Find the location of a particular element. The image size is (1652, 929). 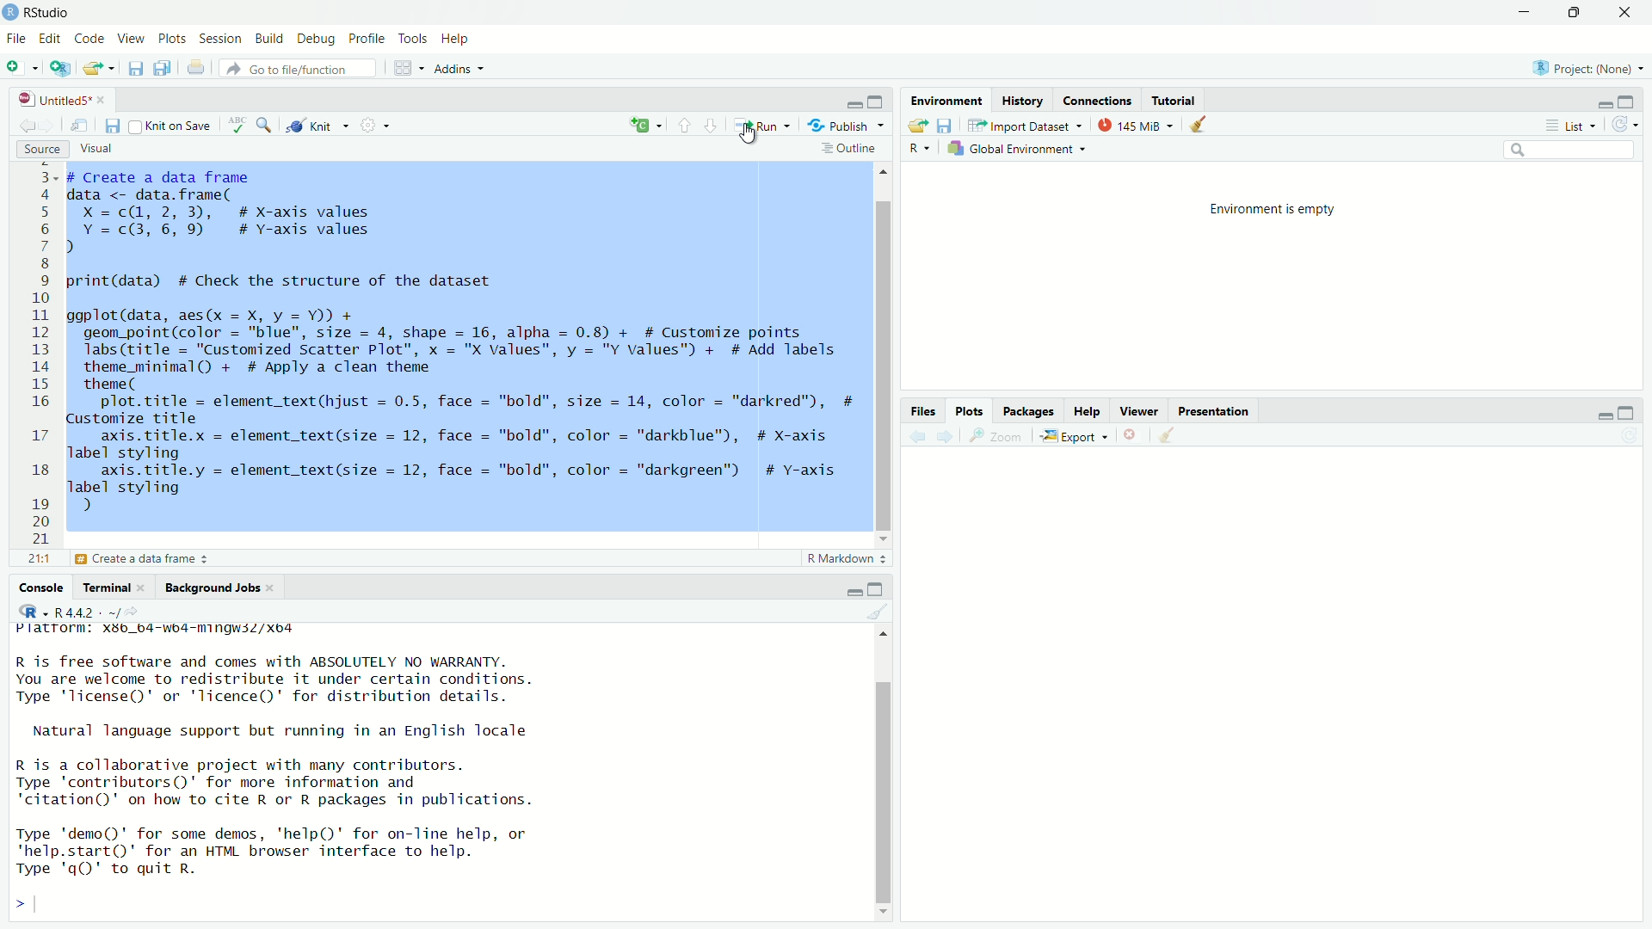

Run is located at coordinates (761, 126).